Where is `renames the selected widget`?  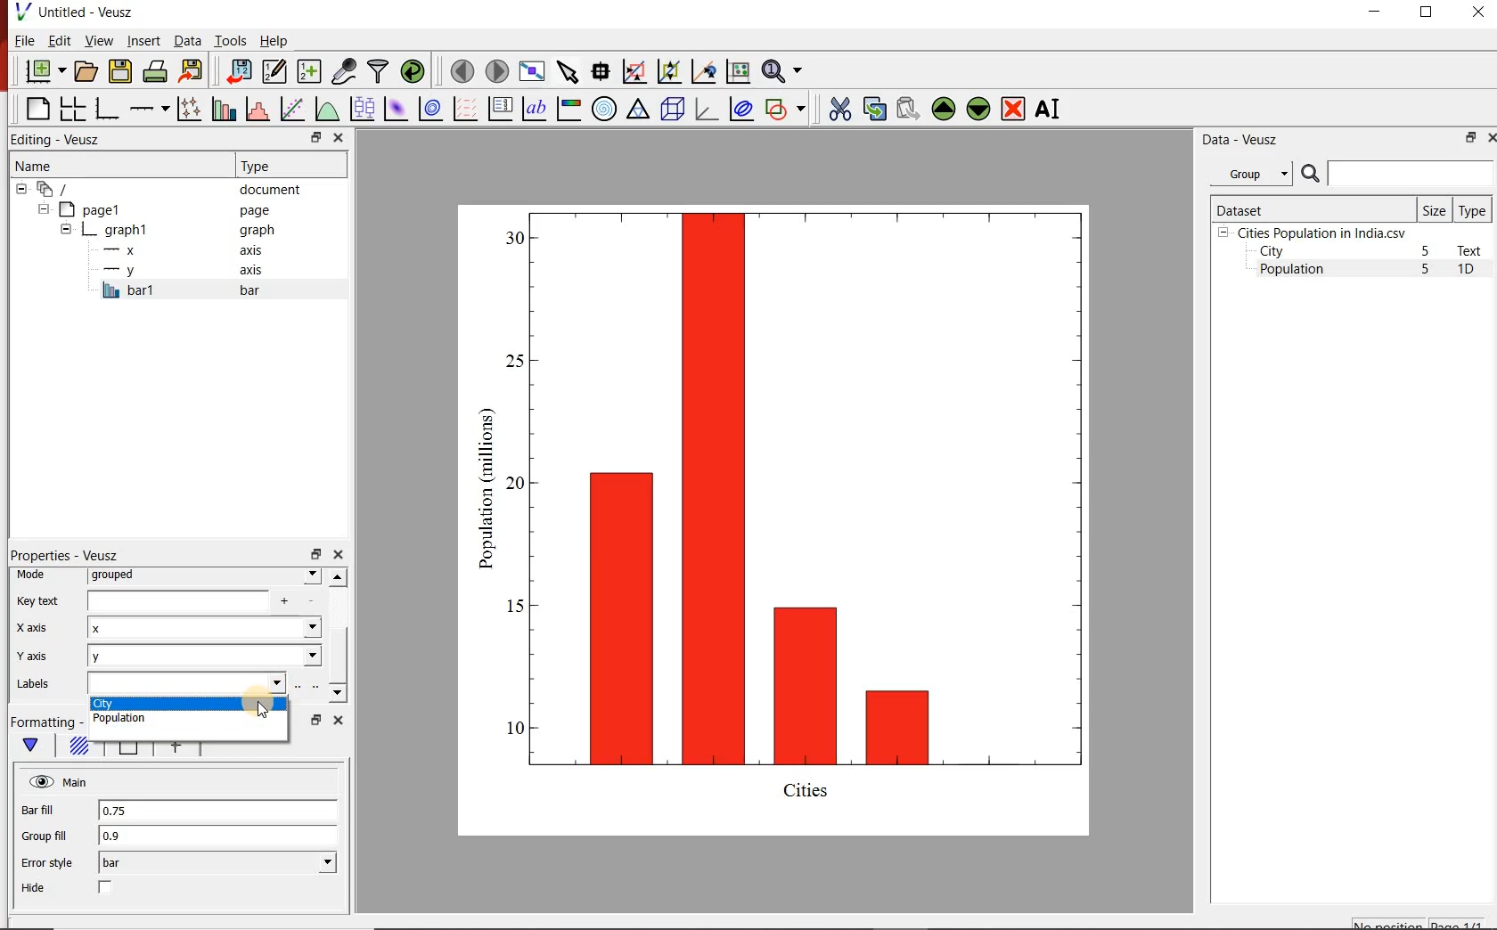 renames the selected widget is located at coordinates (1049, 109).